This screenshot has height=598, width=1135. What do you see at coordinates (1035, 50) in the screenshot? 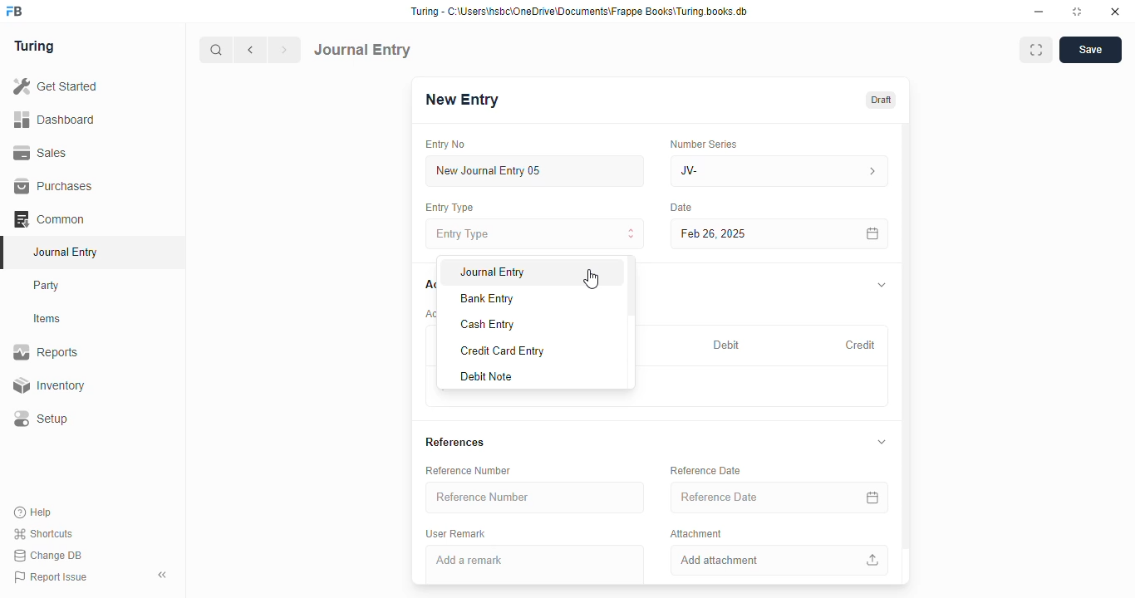
I see `toggle between form and full width` at bounding box center [1035, 50].